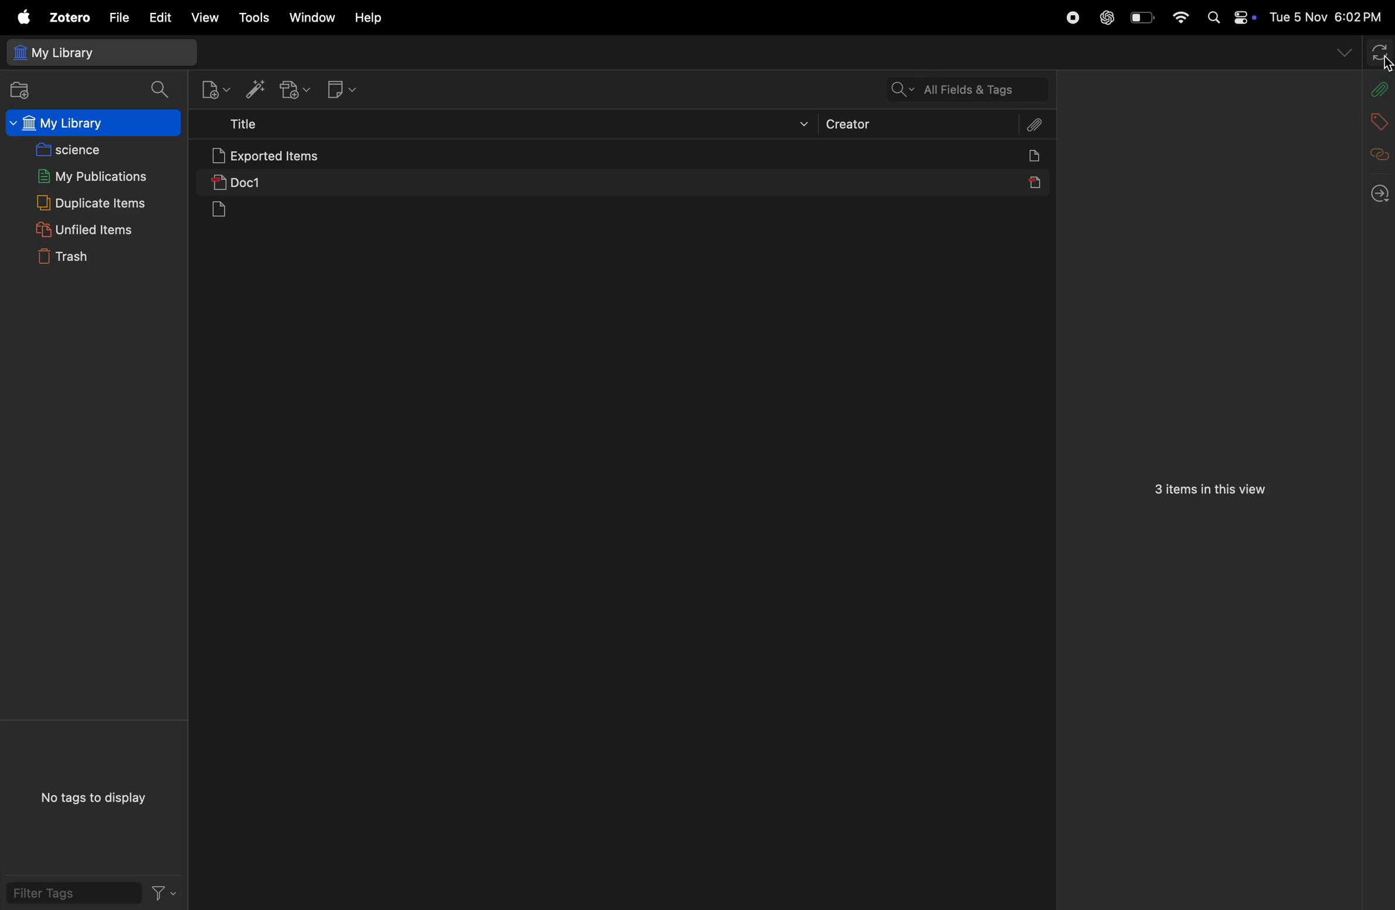 Image resolution: width=1395 pixels, height=910 pixels. What do you see at coordinates (335, 182) in the screenshot?
I see `doc 1` at bounding box center [335, 182].